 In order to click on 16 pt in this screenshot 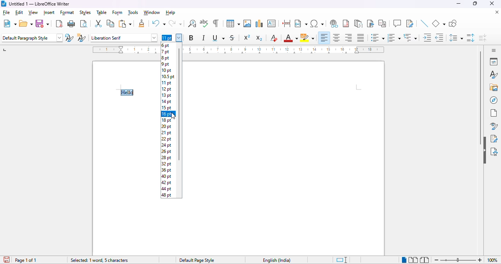, I will do `click(166, 114)`.